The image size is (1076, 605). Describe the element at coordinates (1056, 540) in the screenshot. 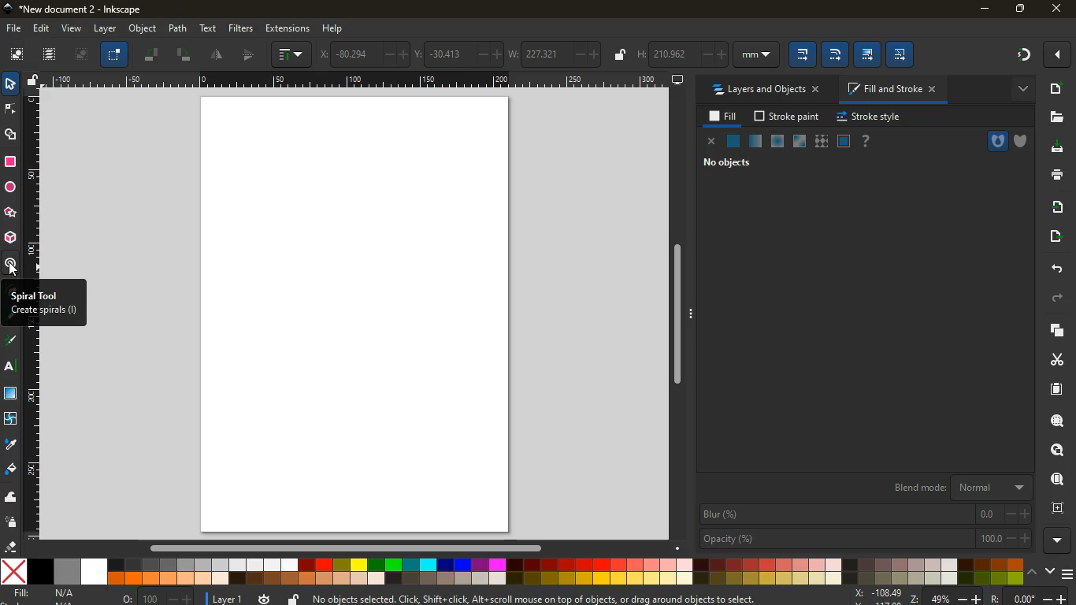

I see `more` at that location.